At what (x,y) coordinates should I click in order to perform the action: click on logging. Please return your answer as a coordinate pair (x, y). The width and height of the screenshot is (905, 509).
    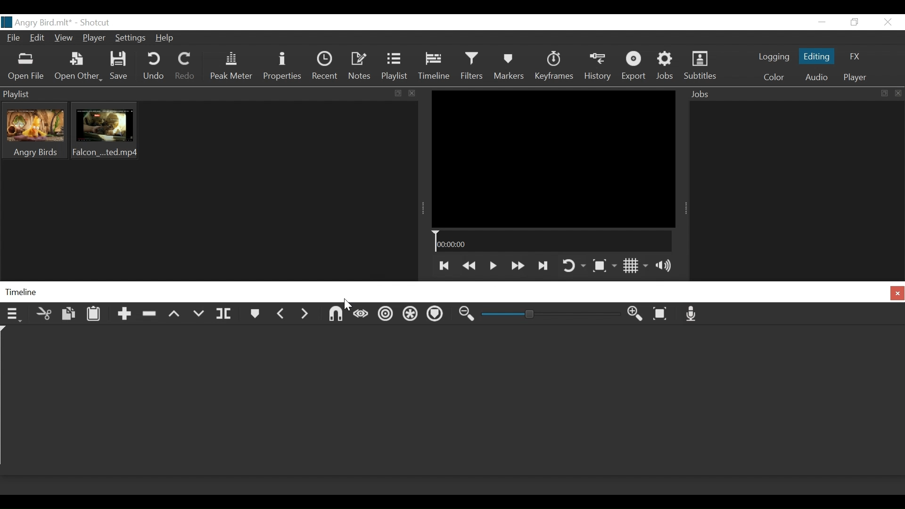
    Looking at the image, I should click on (774, 58).